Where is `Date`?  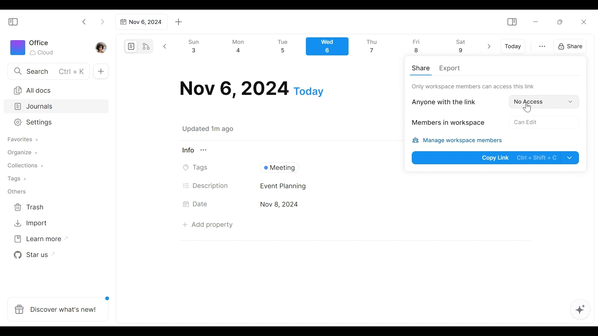 Date is located at coordinates (252, 89).